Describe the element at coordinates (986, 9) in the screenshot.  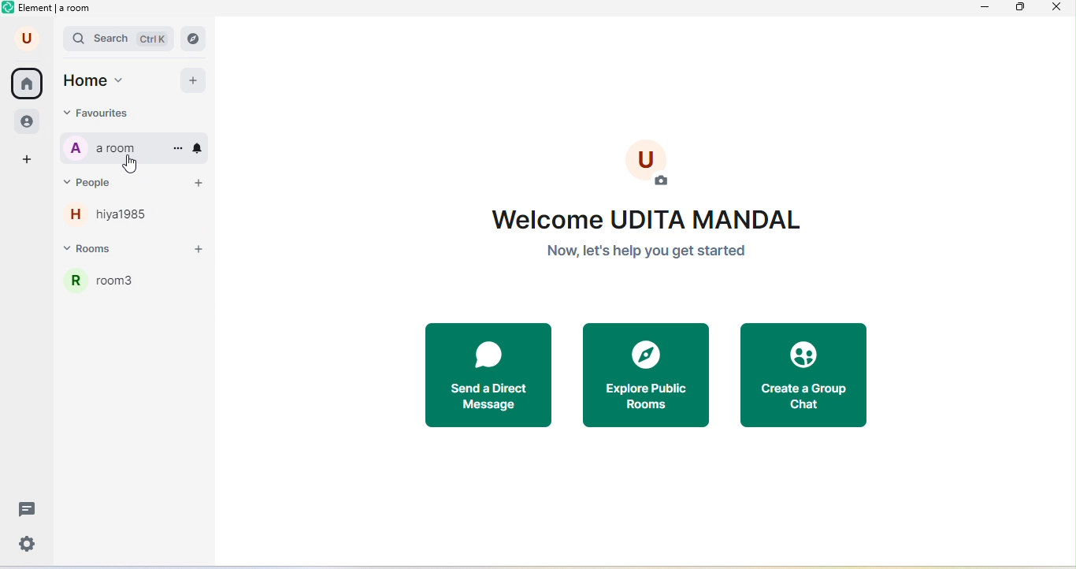
I see `minimize` at that location.